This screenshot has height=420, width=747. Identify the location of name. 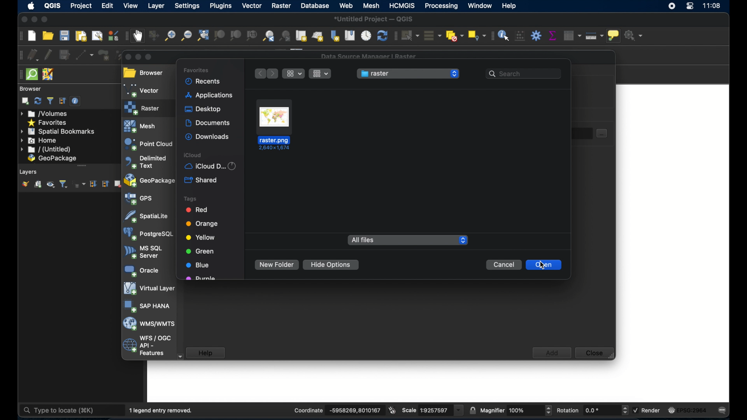
(274, 140).